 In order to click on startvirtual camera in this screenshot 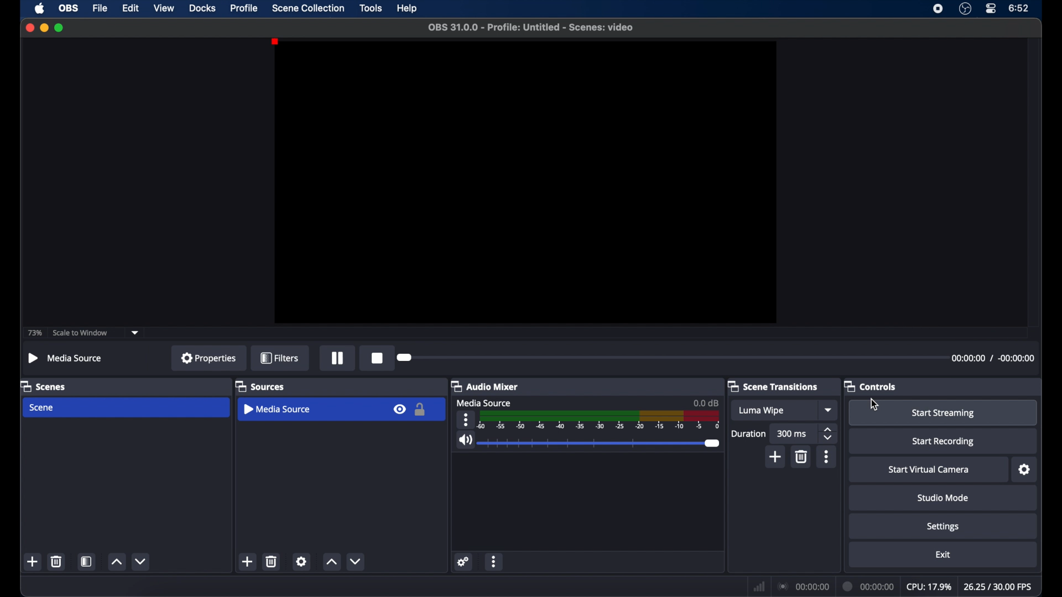, I will do `click(928, 470)`.